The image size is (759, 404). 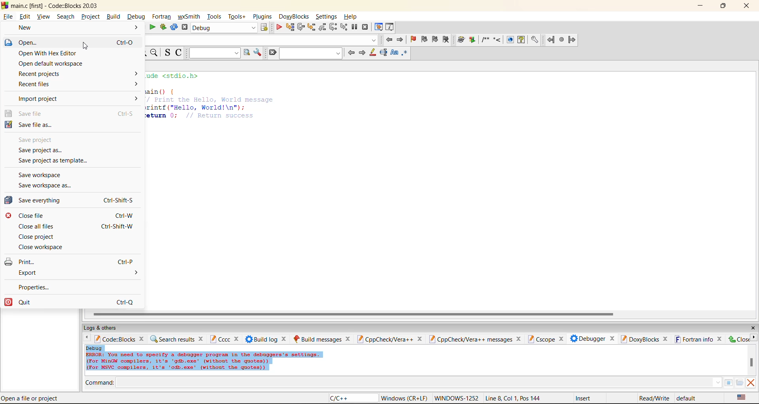 I want to click on run to cursor, so click(x=289, y=27).